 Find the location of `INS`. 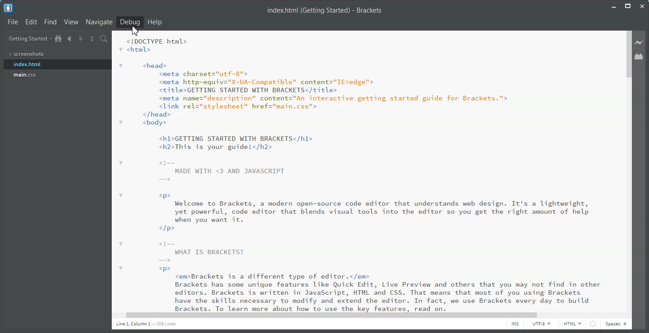

INS is located at coordinates (515, 324).